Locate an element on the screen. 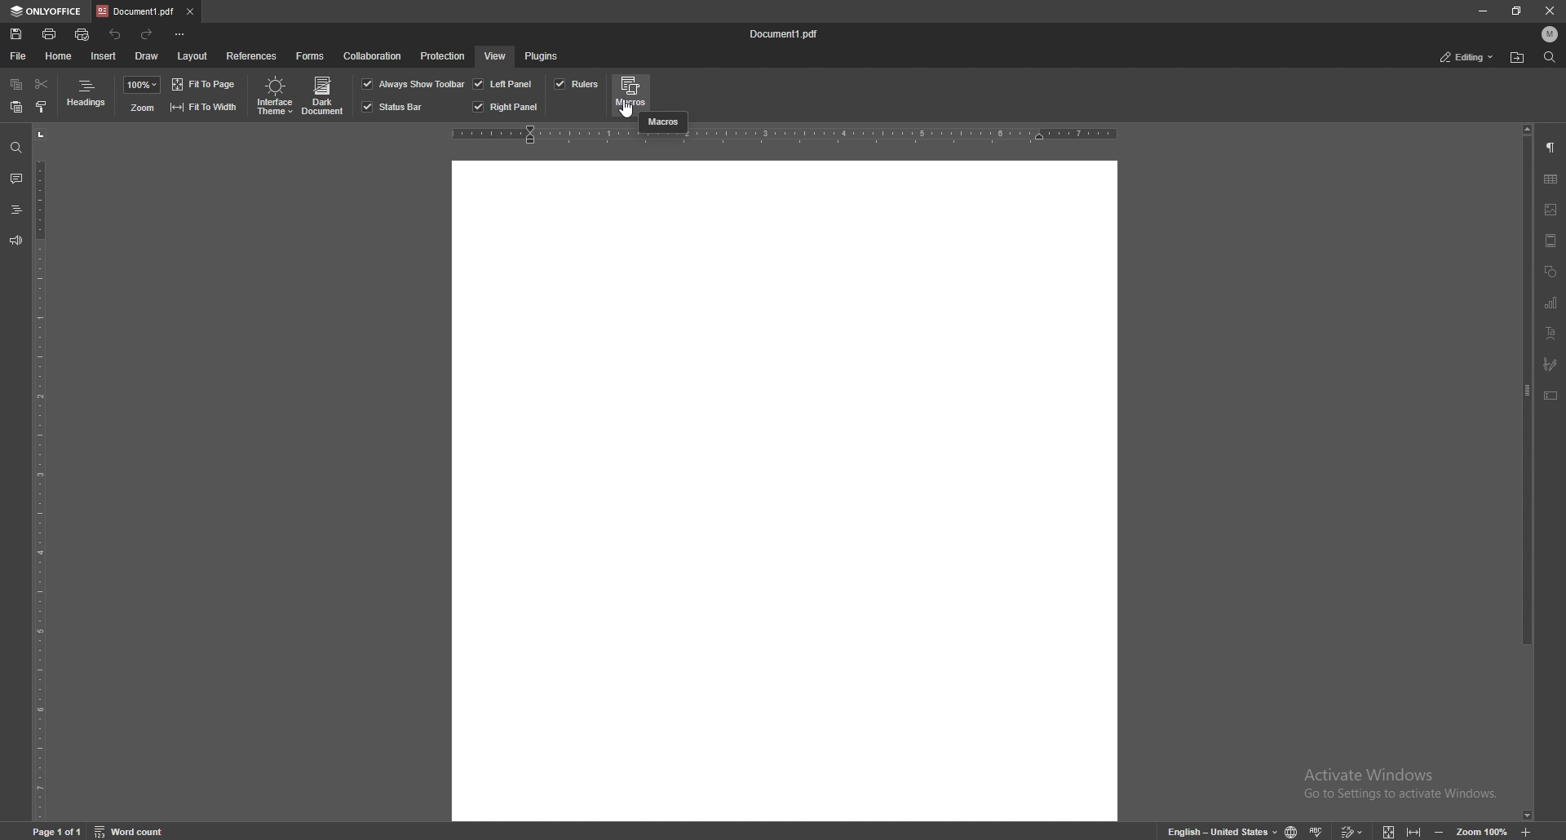  plugins is located at coordinates (542, 55).